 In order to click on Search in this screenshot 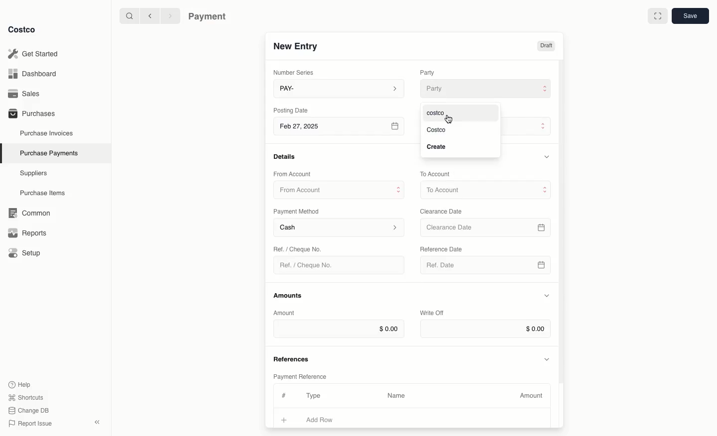, I will do `click(129, 15)`.